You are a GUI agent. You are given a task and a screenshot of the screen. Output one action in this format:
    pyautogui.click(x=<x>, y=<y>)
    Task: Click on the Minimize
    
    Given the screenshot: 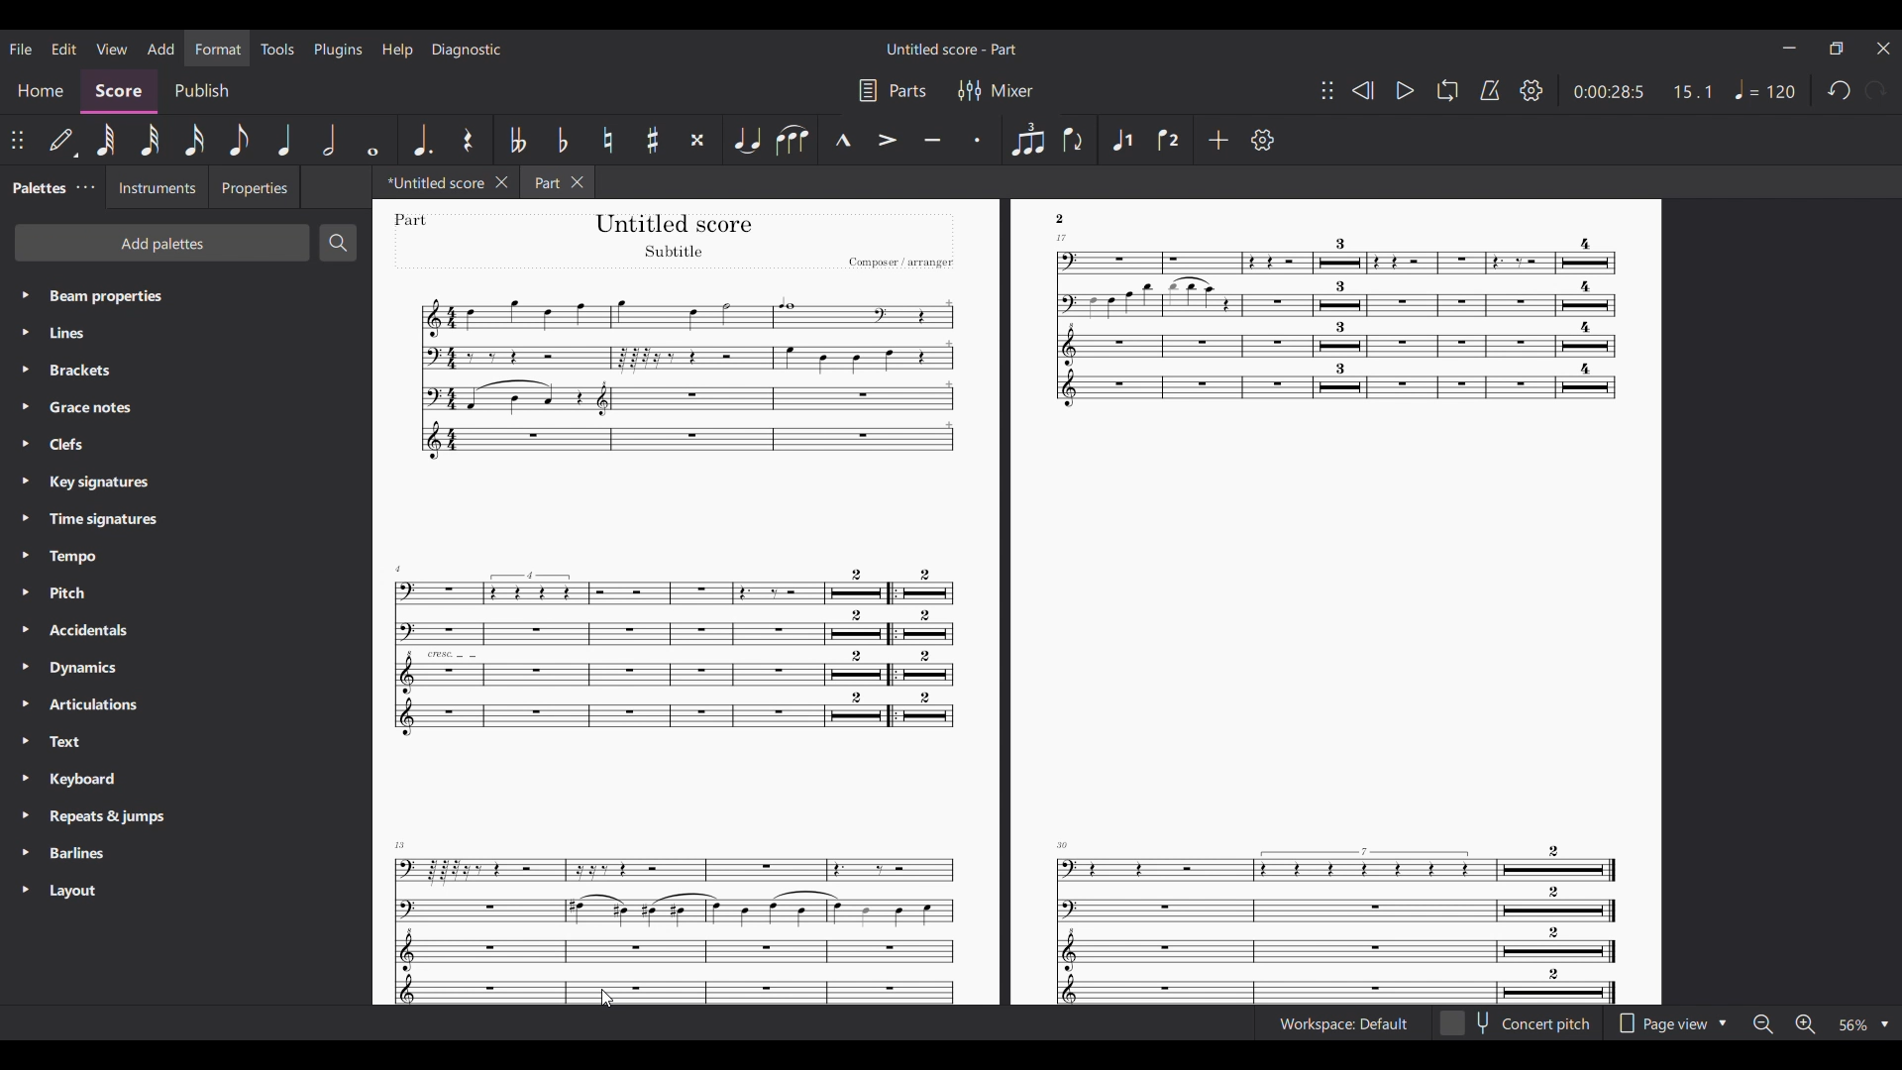 What is the action you would take?
    pyautogui.click(x=1790, y=48)
    